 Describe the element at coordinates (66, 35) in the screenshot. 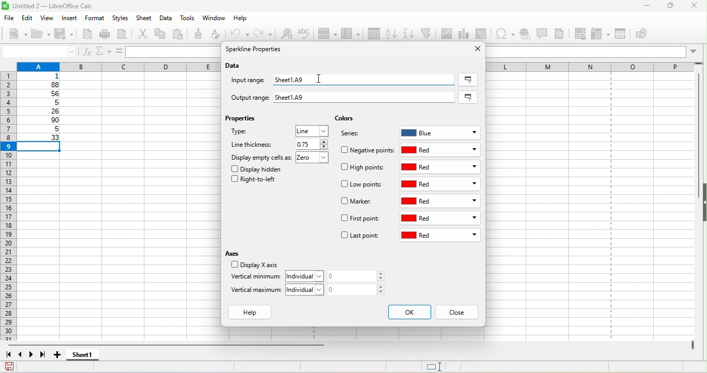

I see `save` at that location.